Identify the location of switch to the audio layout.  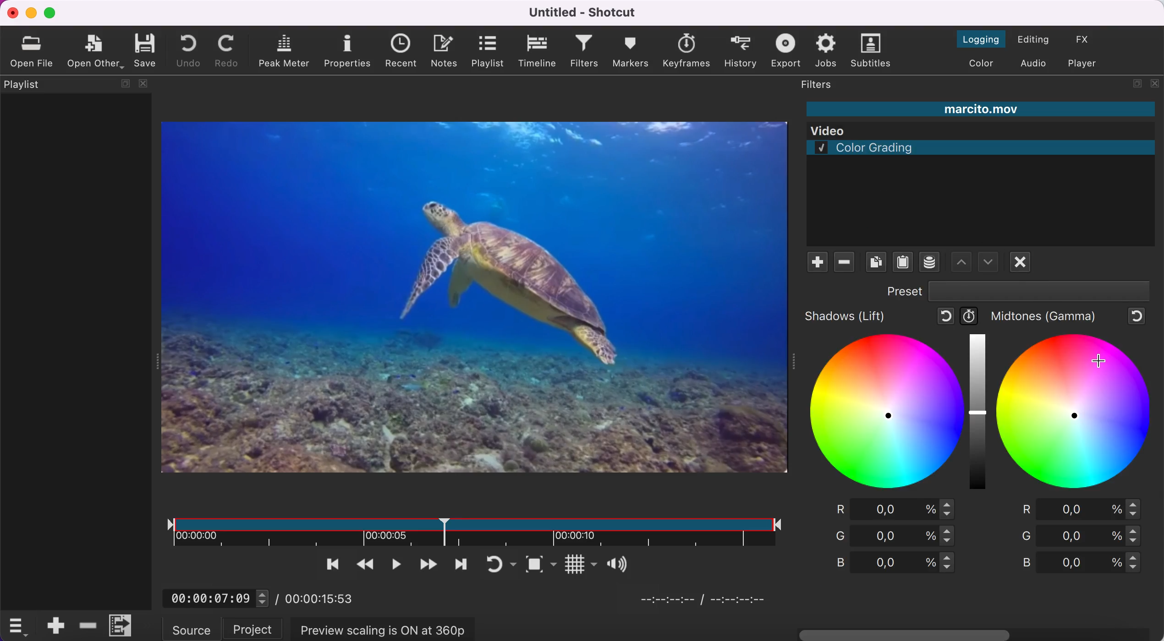
(1034, 63).